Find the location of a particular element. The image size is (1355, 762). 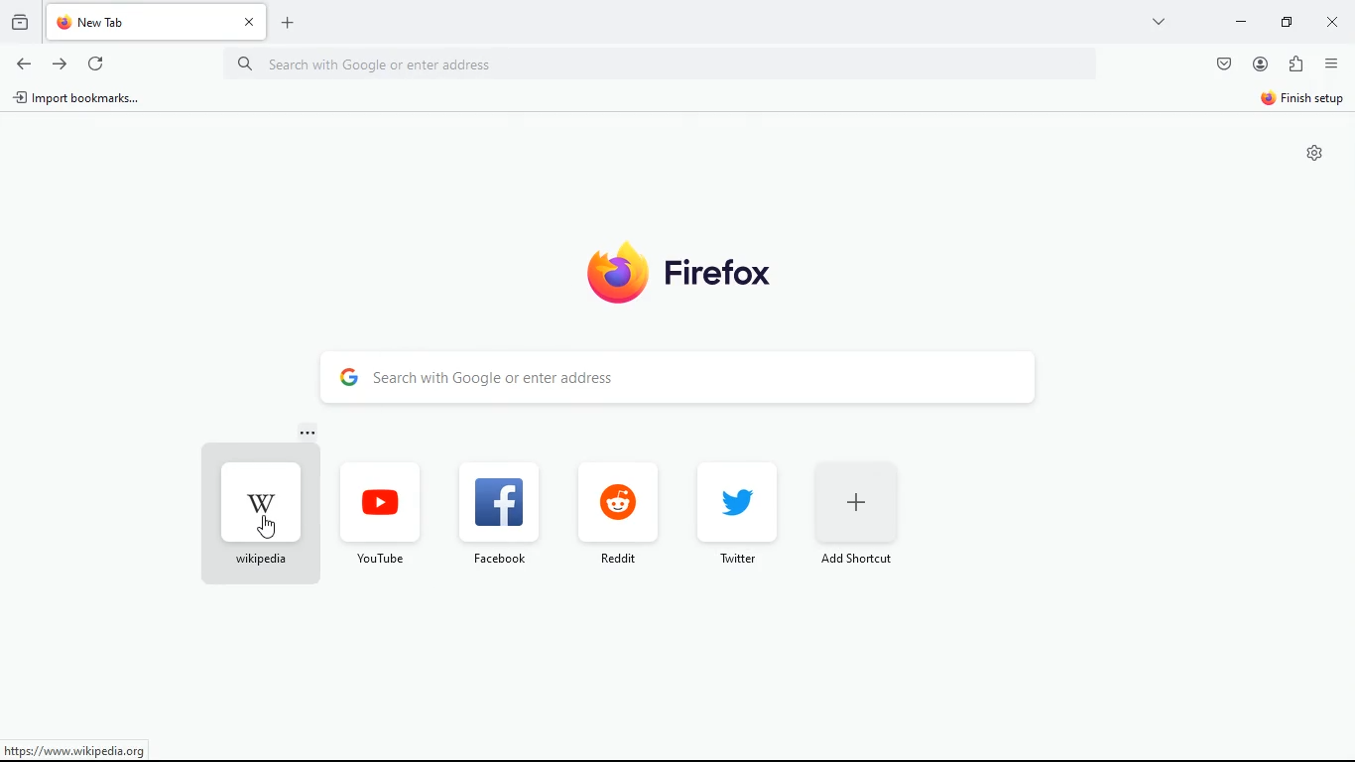

refresh is located at coordinates (95, 65).